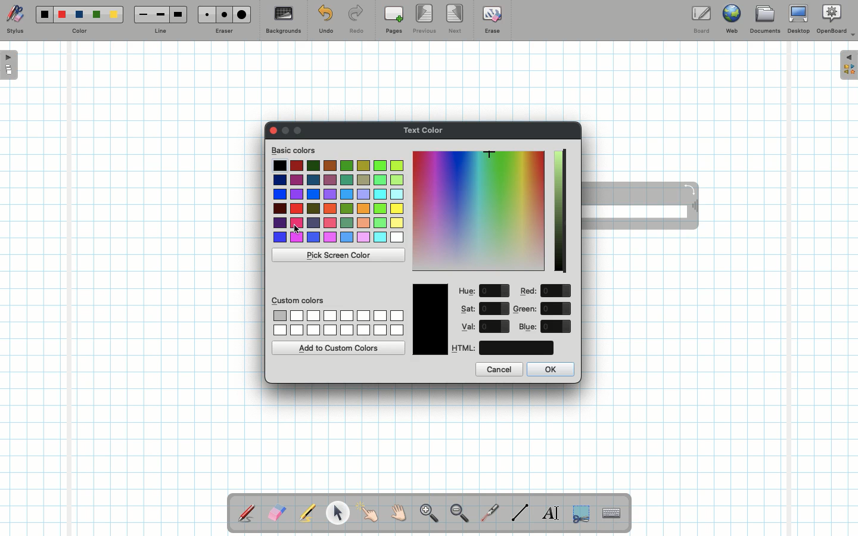 This screenshot has height=536, width=858. What do you see at coordinates (204, 14) in the screenshot?
I see `Small eraser` at bounding box center [204, 14].